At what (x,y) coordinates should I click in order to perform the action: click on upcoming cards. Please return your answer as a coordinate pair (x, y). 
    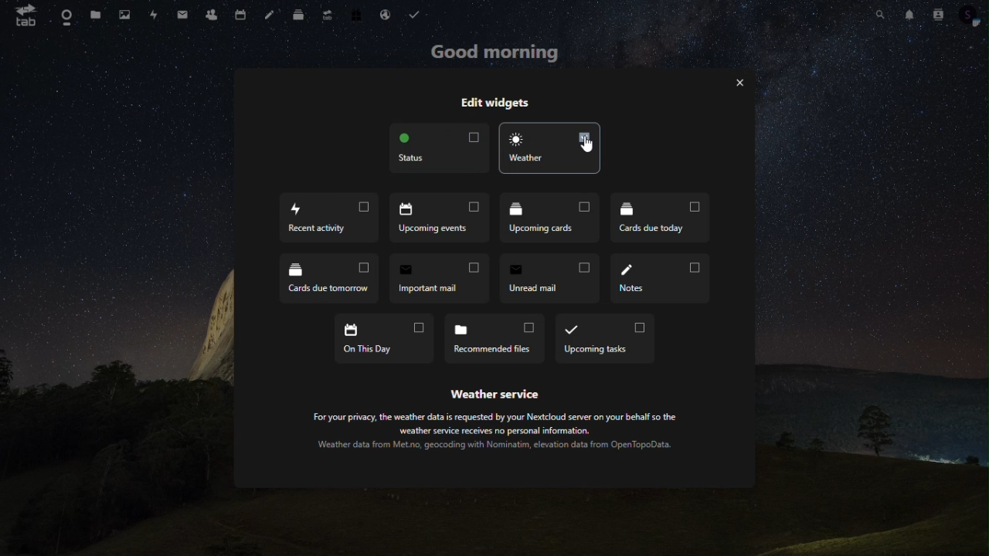
    Looking at the image, I should click on (553, 219).